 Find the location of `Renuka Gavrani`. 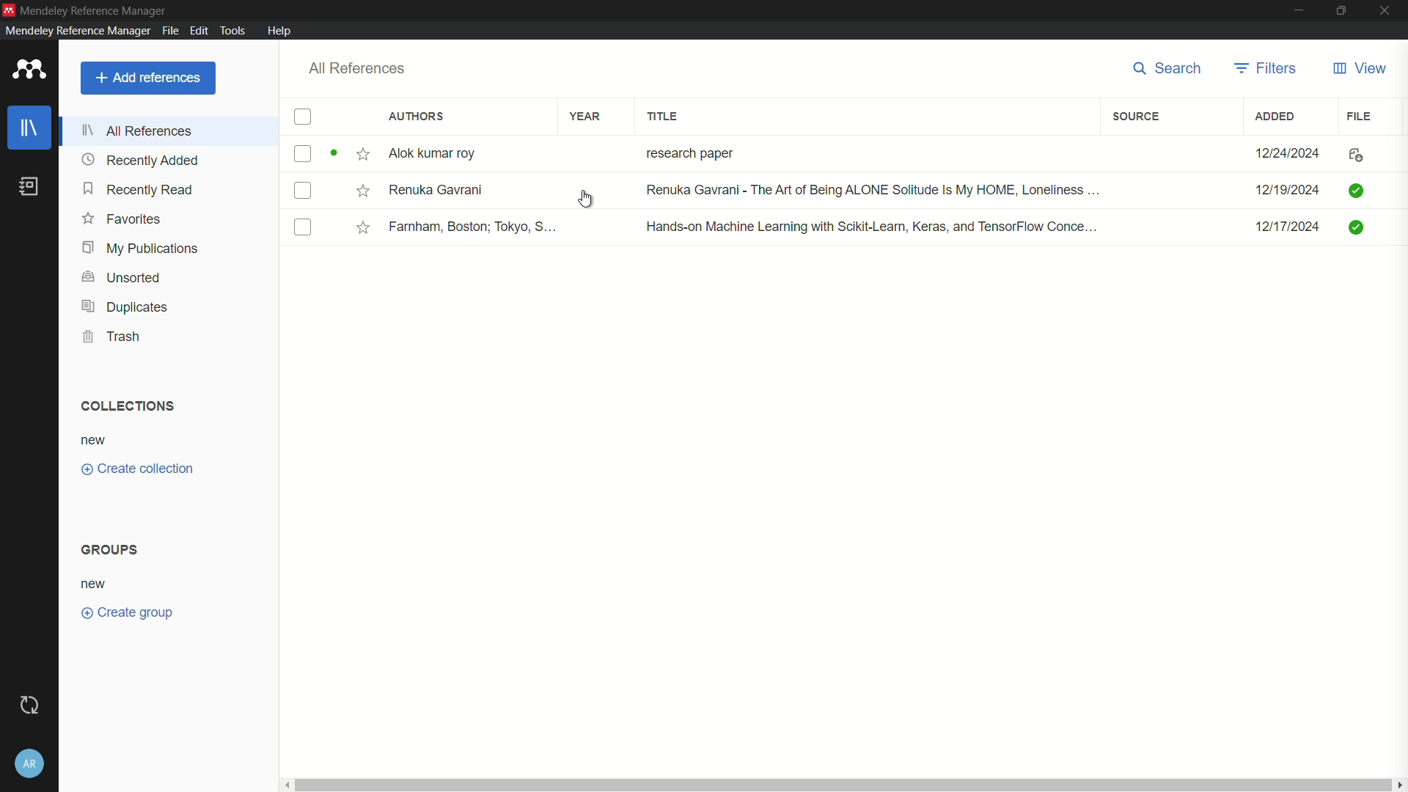

Renuka Gavrani is located at coordinates (441, 189).